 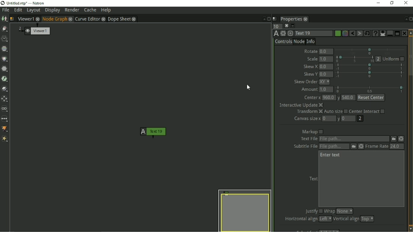 I want to click on selection bar, so click(x=370, y=67).